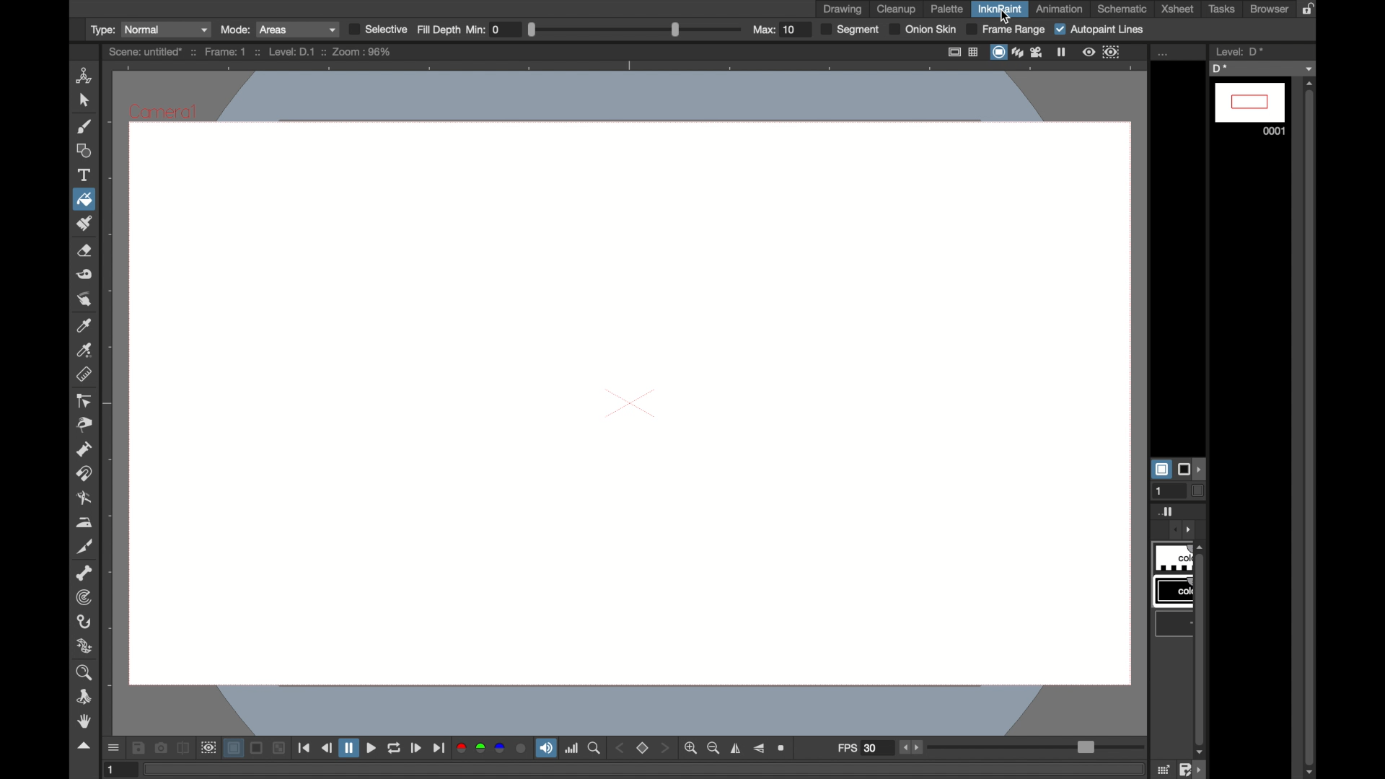 Image resolution: width=1385 pixels, height=779 pixels. What do you see at coordinates (1100, 30) in the screenshot?
I see `auto paint lines` at bounding box center [1100, 30].